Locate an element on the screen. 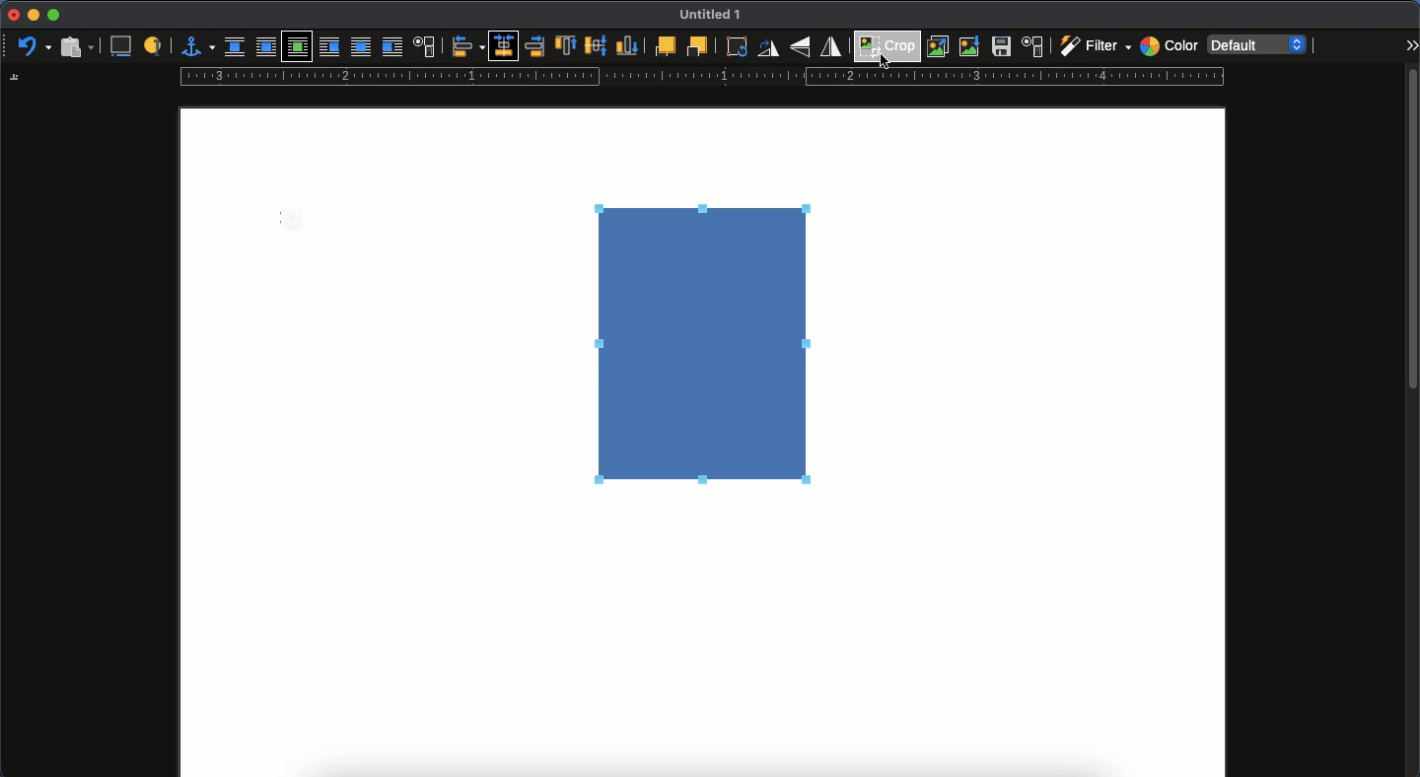  rotate is located at coordinates (734, 46).